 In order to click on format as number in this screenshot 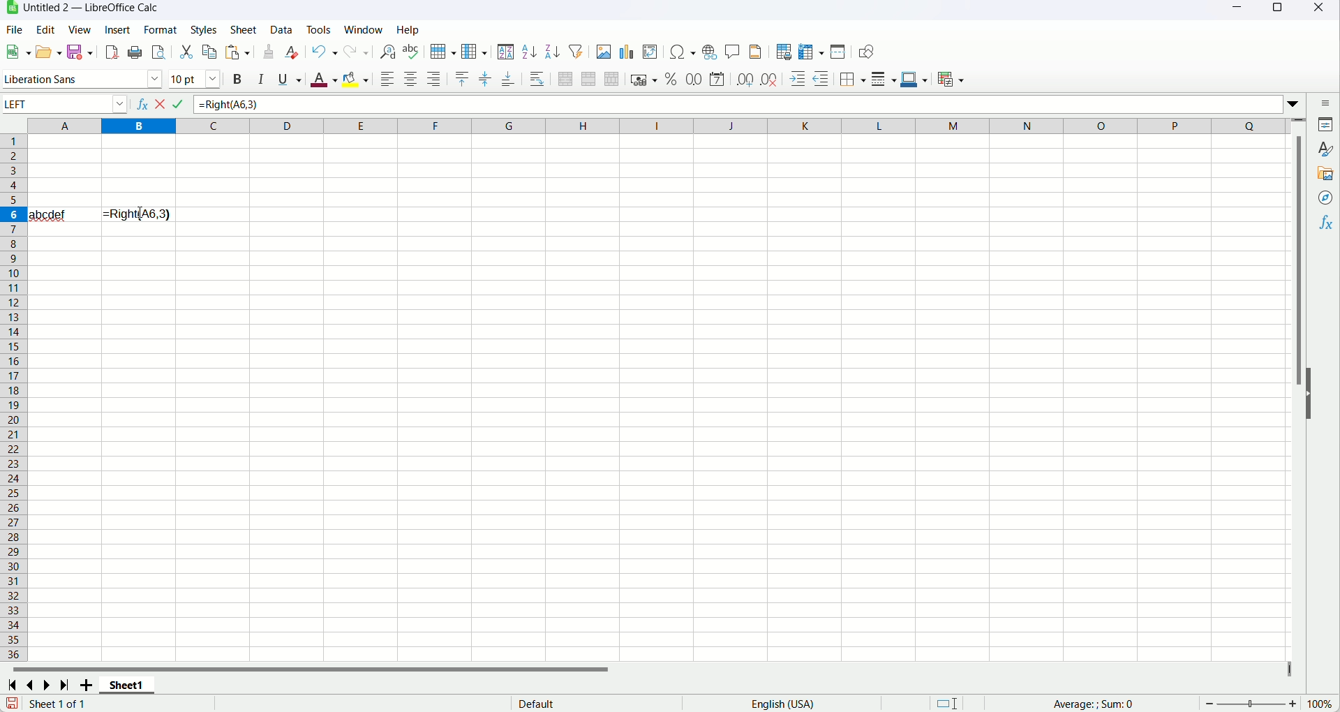, I will do `click(695, 79)`.